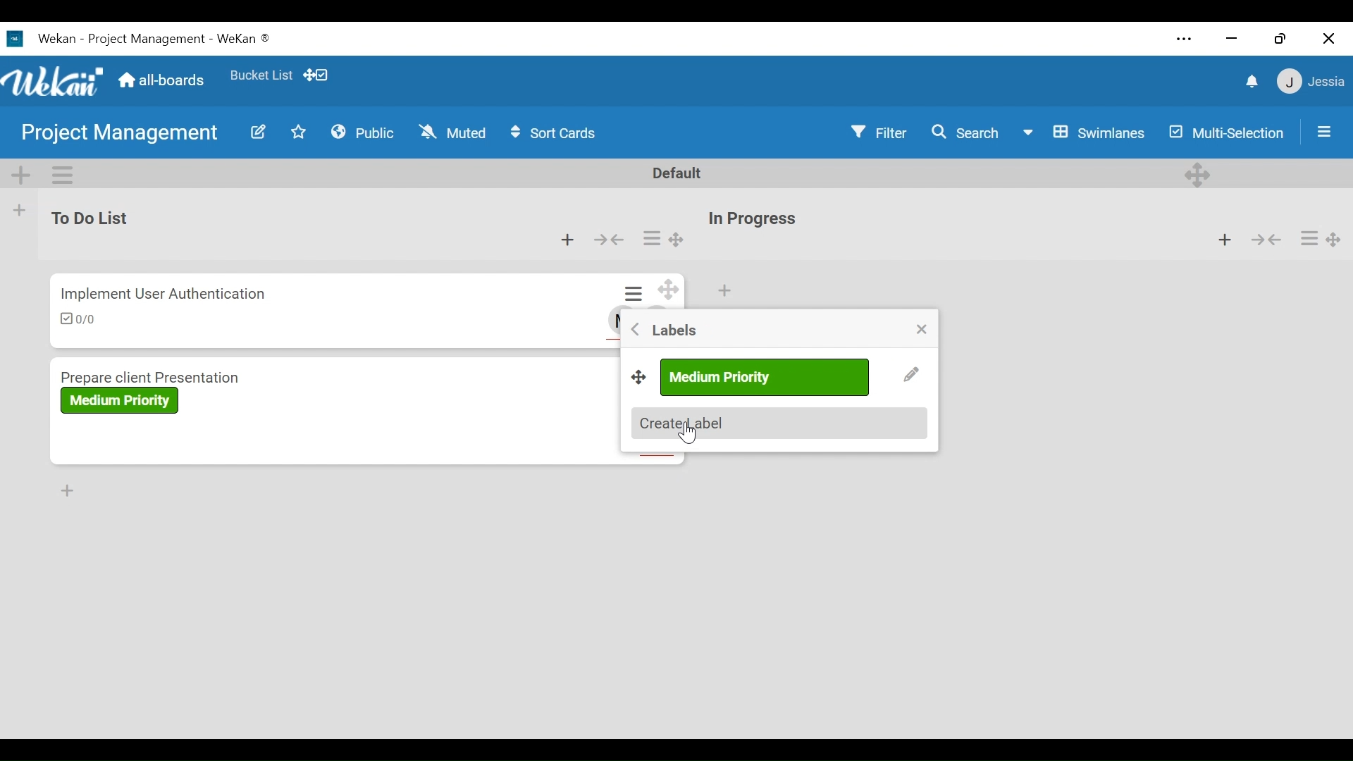  Describe the element at coordinates (650, 239) in the screenshot. I see `Card actions` at that location.